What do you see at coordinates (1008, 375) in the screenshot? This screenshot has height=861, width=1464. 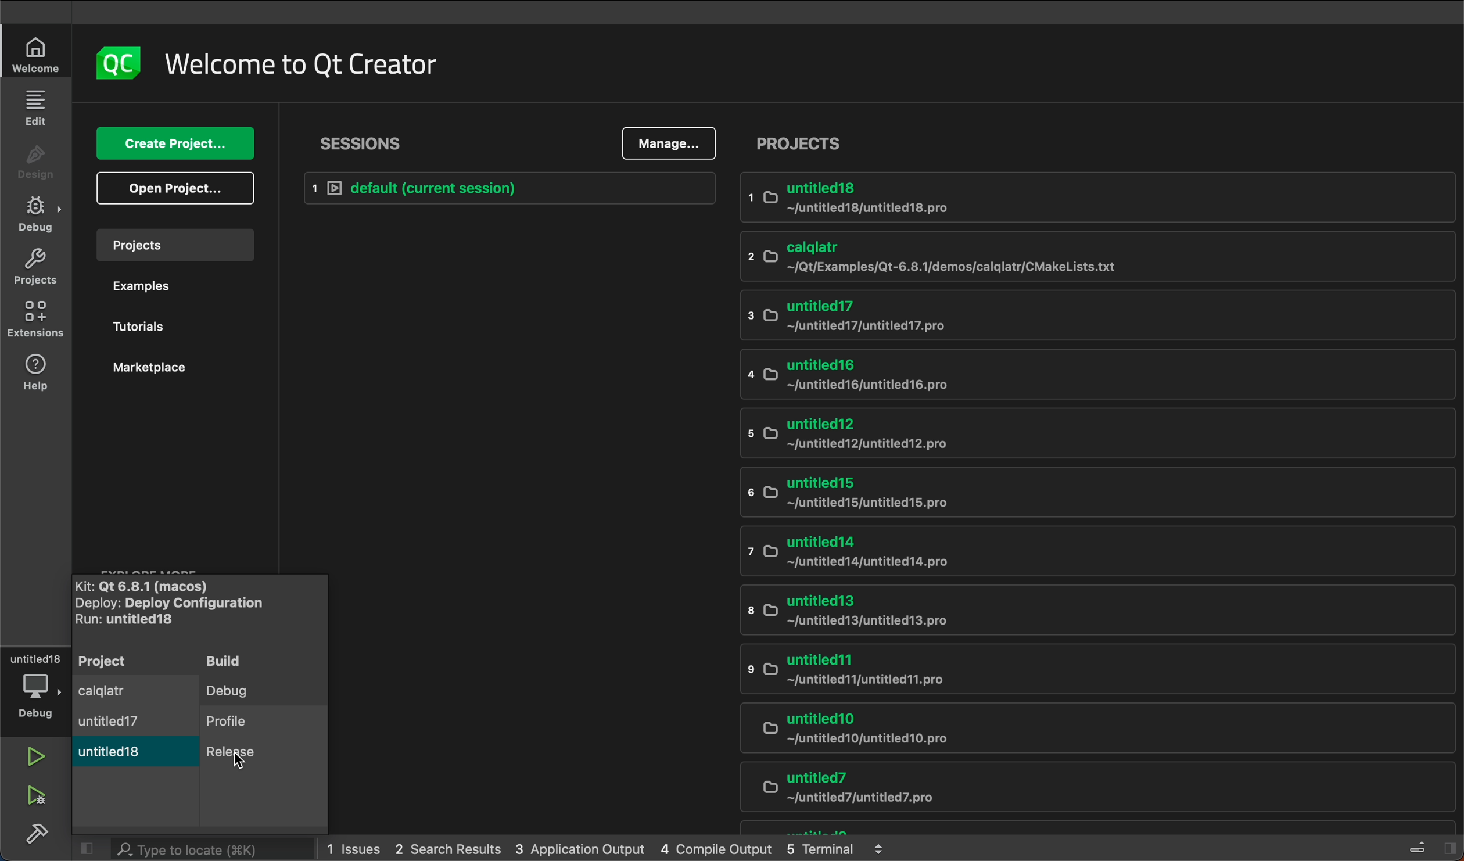 I see `untitled 16` at bounding box center [1008, 375].